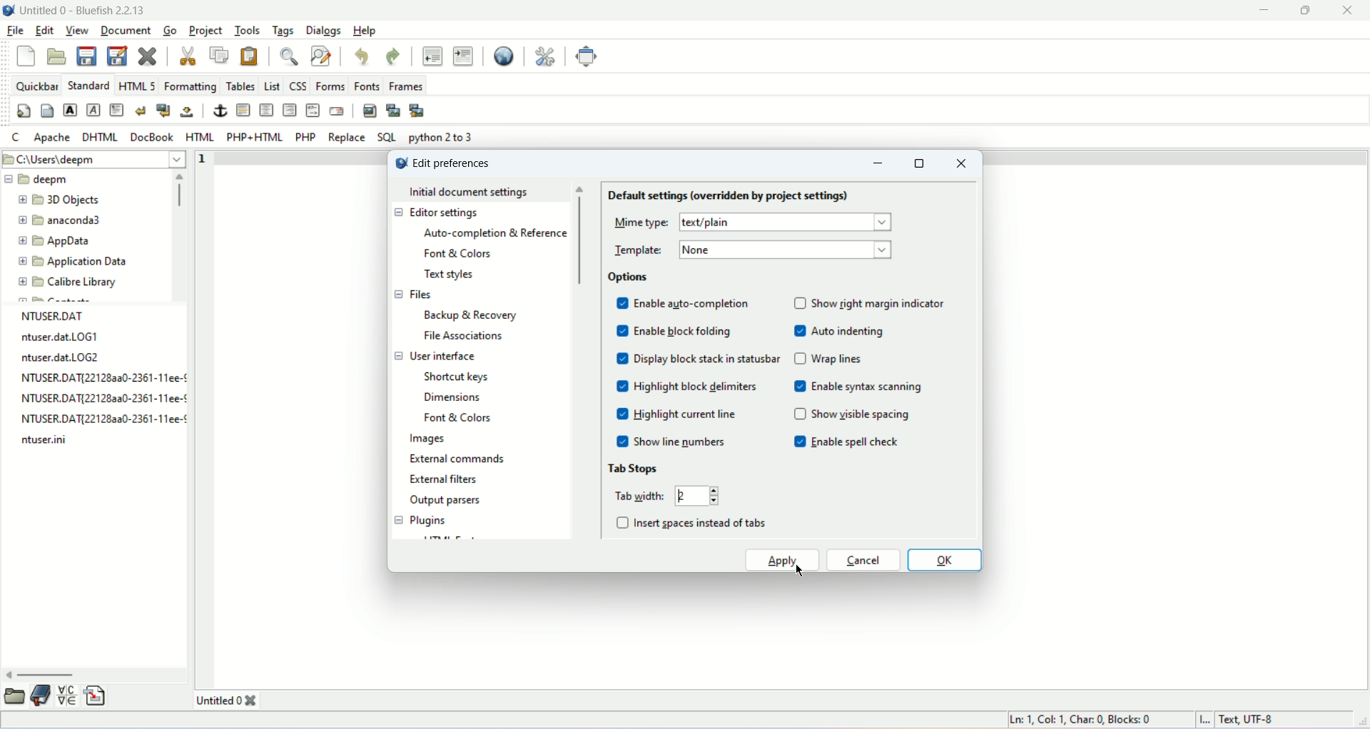  What do you see at coordinates (76, 200) in the screenshot?
I see `3D Objects` at bounding box center [76, 200].